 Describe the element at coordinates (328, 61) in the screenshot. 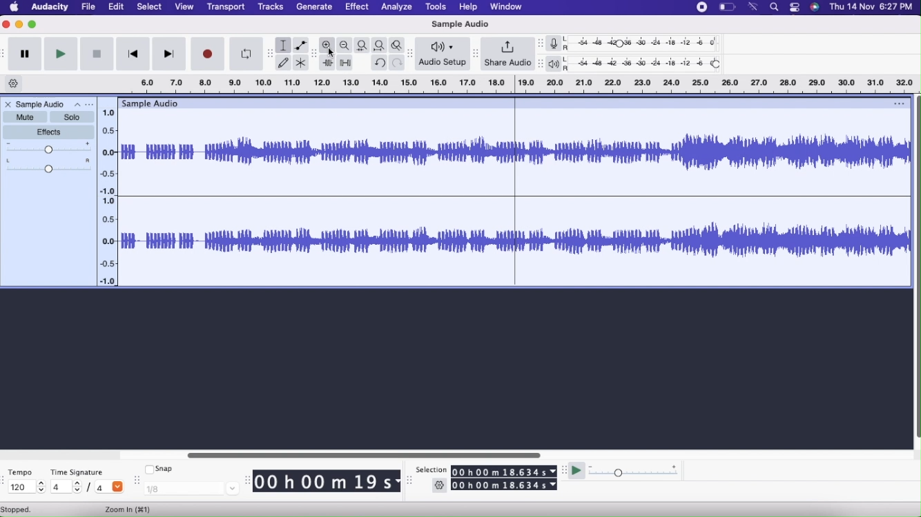

I see `Trim audio outside selection` at that location.